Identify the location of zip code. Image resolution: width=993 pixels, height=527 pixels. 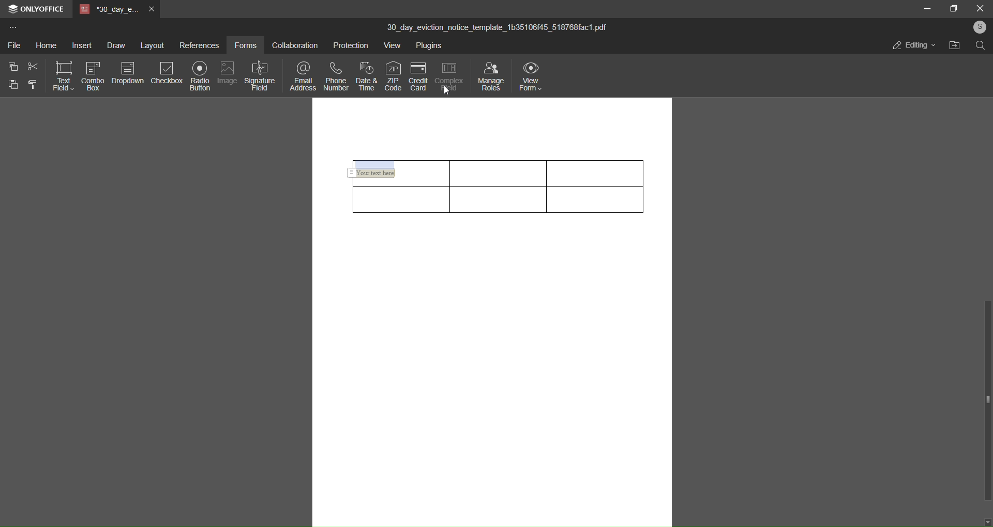
(393, 74).